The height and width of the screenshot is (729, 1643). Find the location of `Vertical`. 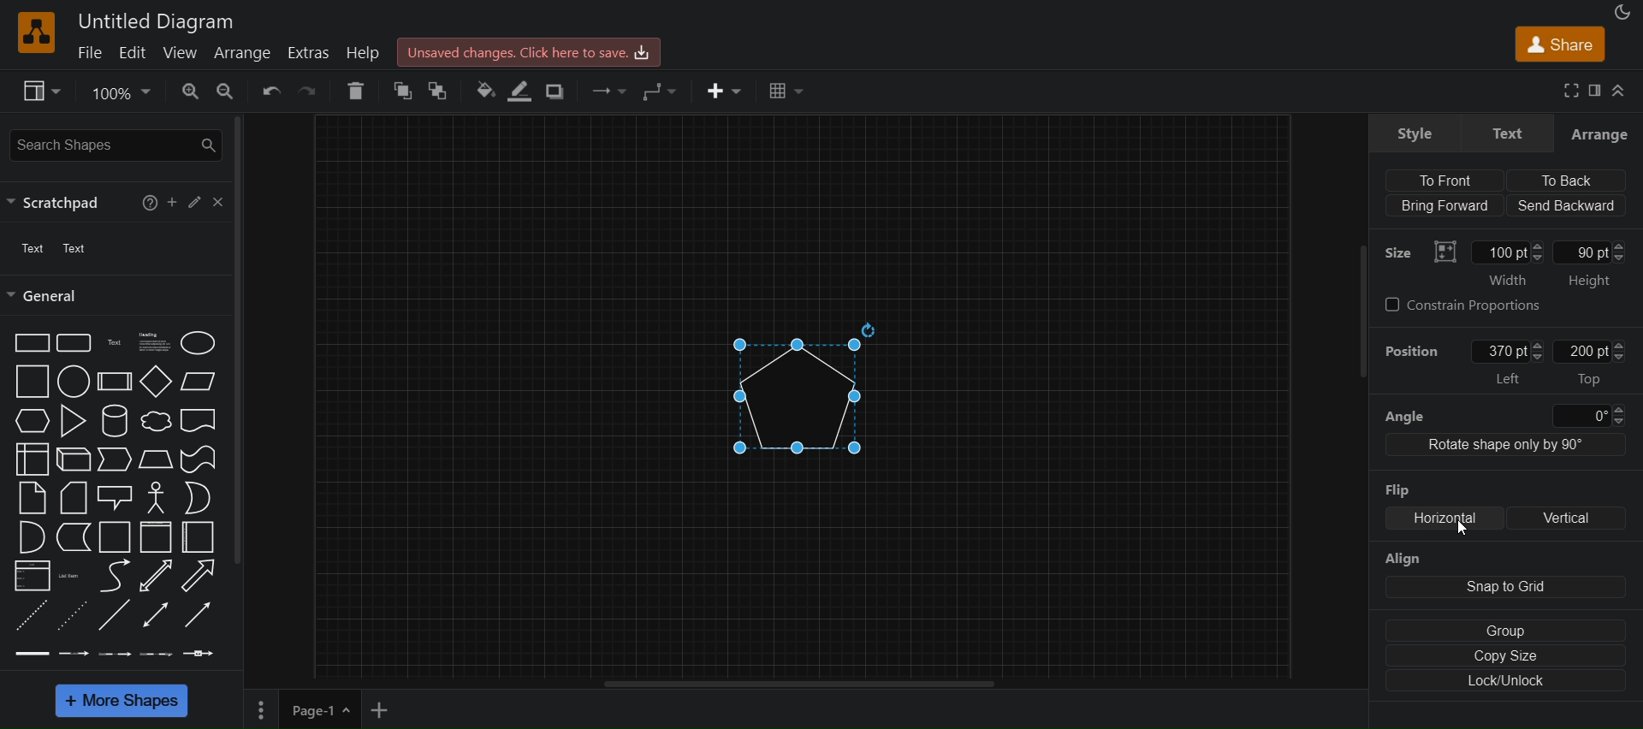

Vertical is located at coordinates (1566, 519).